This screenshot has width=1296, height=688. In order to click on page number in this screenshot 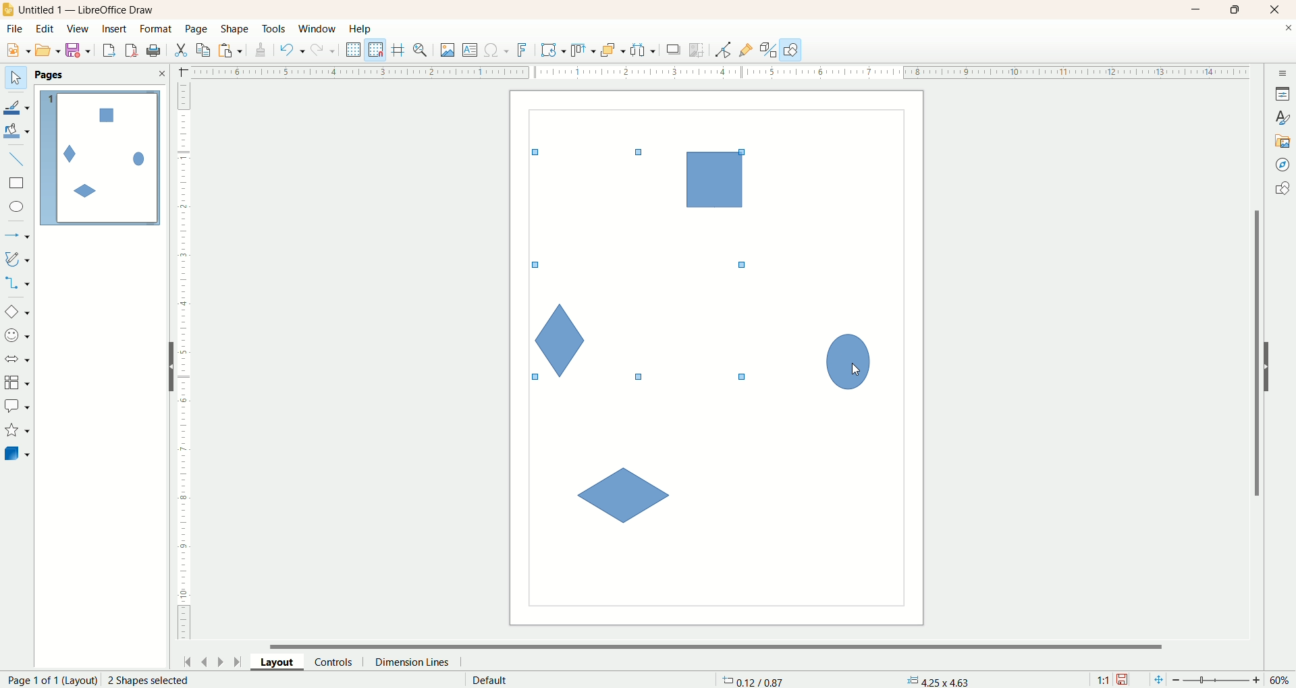, I will do `click(49, 680)`.